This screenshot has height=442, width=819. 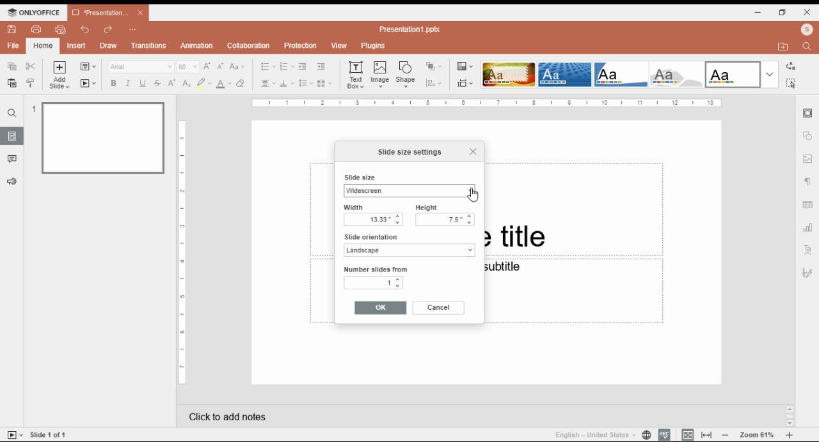 What do you see at coordinates (790, 83) in the screenshot?
I see `find` at bounding box center [790, 83].